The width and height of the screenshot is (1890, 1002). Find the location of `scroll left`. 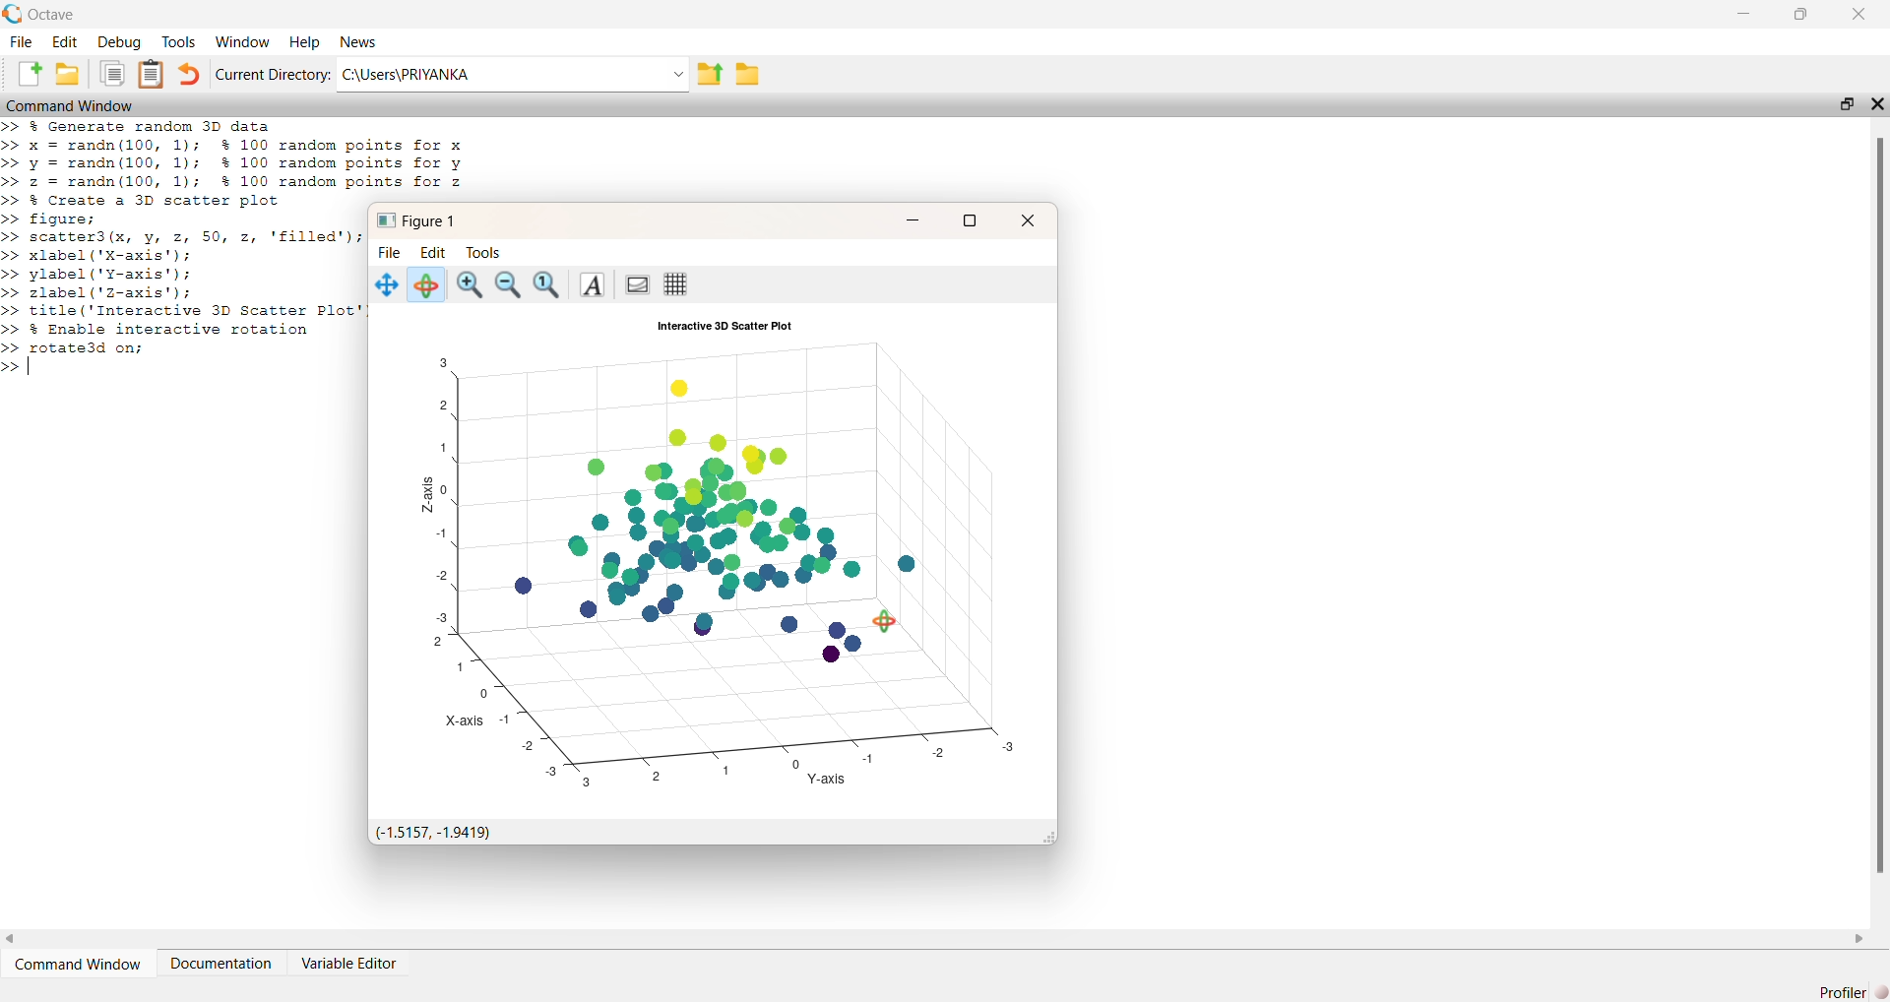

scroll left is located at coordinates (12, 940).